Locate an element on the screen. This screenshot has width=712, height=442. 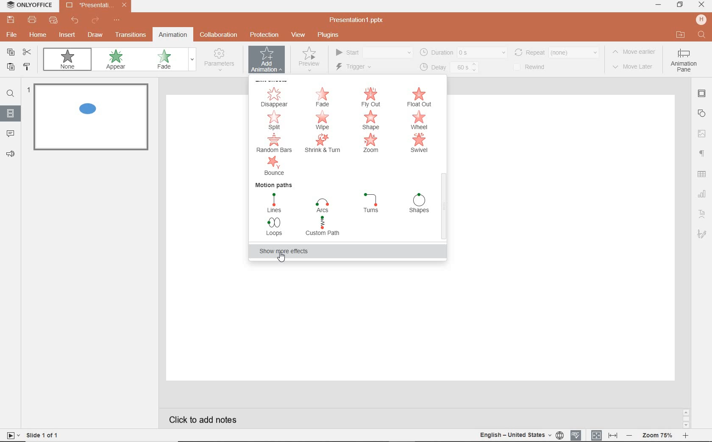
Animation pane is located at coordinates (684, 61).